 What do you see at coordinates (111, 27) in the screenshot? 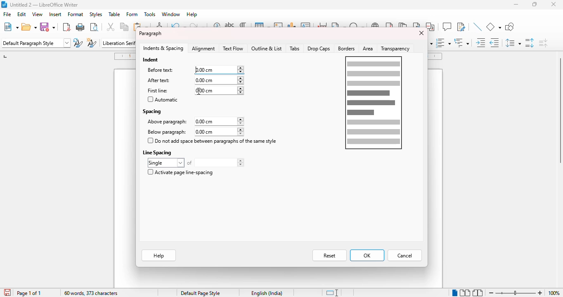
I see `cut` at bounding box center [111, 27].